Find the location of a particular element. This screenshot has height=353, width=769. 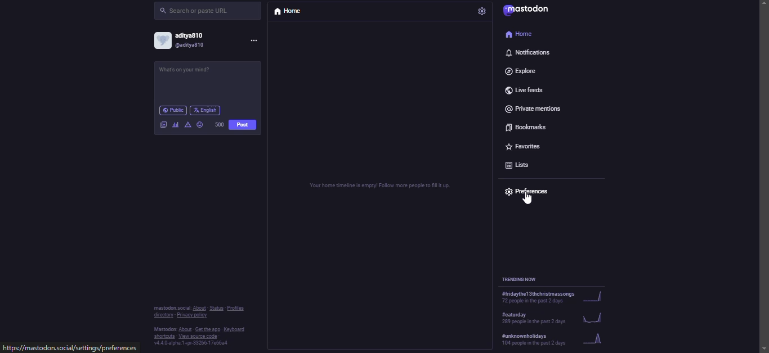

mastodon social: is located at coordinates (172, 308).